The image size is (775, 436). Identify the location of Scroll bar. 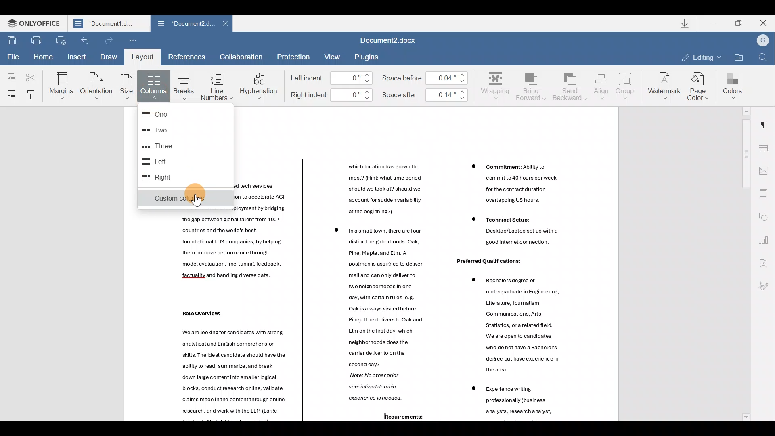
(743, 264).